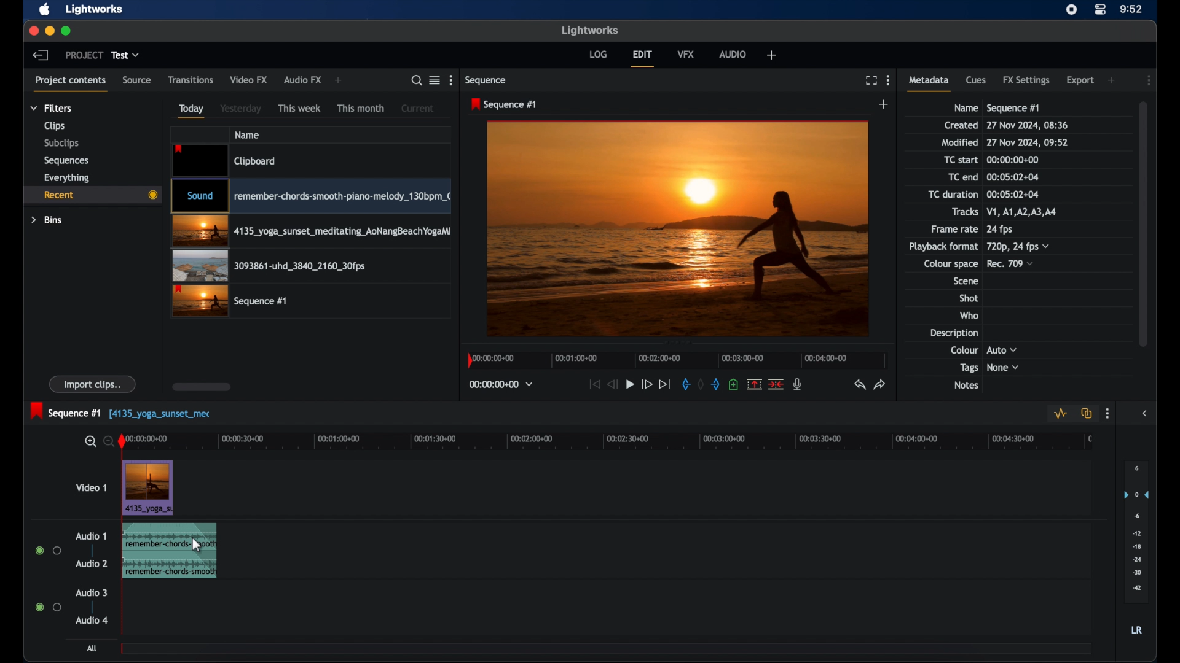  I want to click on set audio output levels, so click(1136, 532).